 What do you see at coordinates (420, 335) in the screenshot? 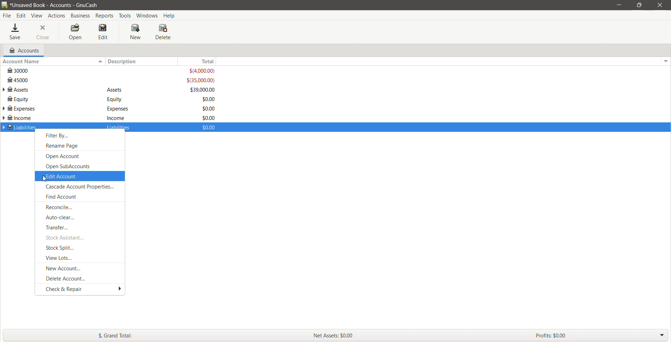
I see `Net Assets` at bounding box center [420, 335].